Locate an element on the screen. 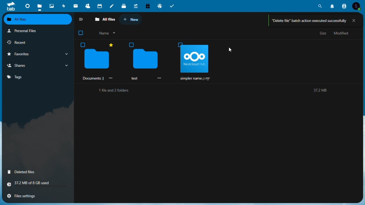 This screenshot has height=205, width=365. Delete files is located at coordinates (35, 172).